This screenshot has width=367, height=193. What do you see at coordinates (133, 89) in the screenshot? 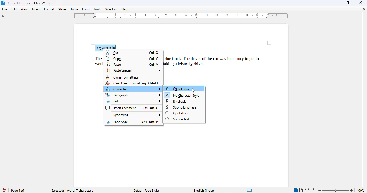
I see `character` at bounding box center [133, 89].